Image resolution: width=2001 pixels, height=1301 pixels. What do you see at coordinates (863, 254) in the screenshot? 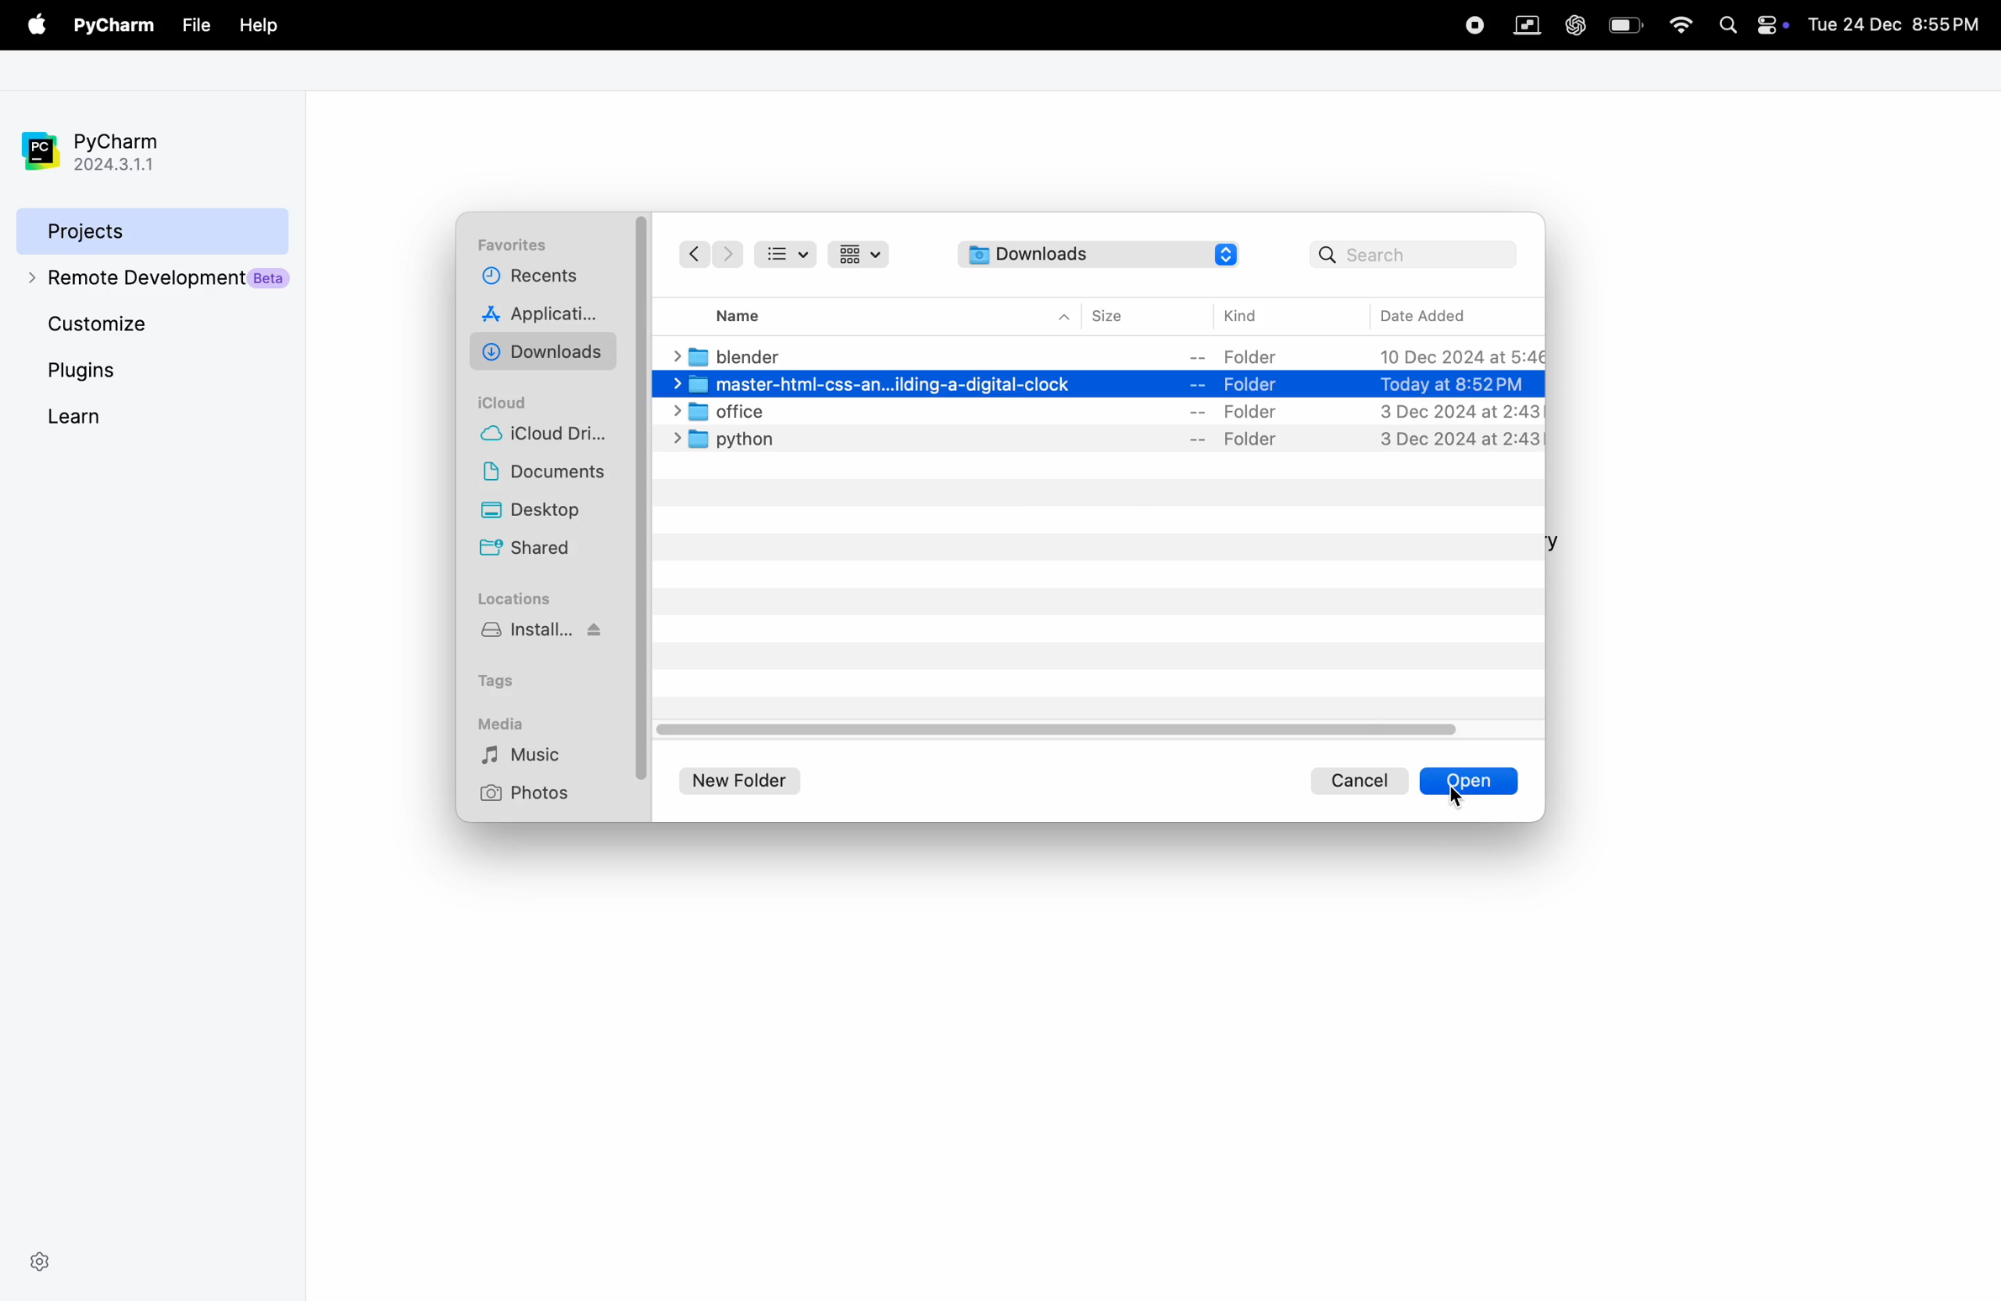
I see `icon view` at bounding box center [863, 254].